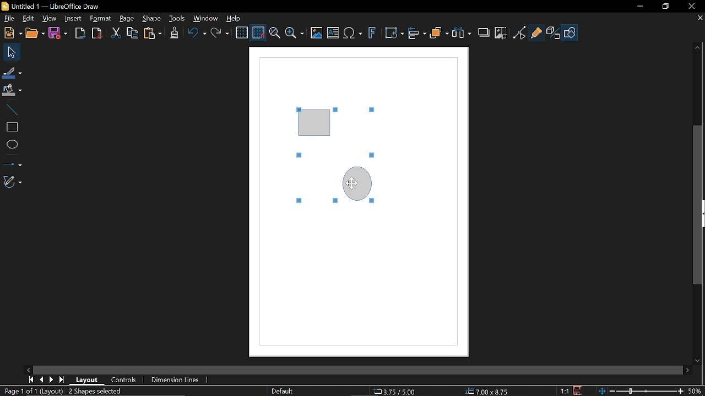 Image resolution: width=705 pixels, height=396 pixels. Describe the element at coordinates (177, 19) in the screenshot. I see `Tools` at that location.